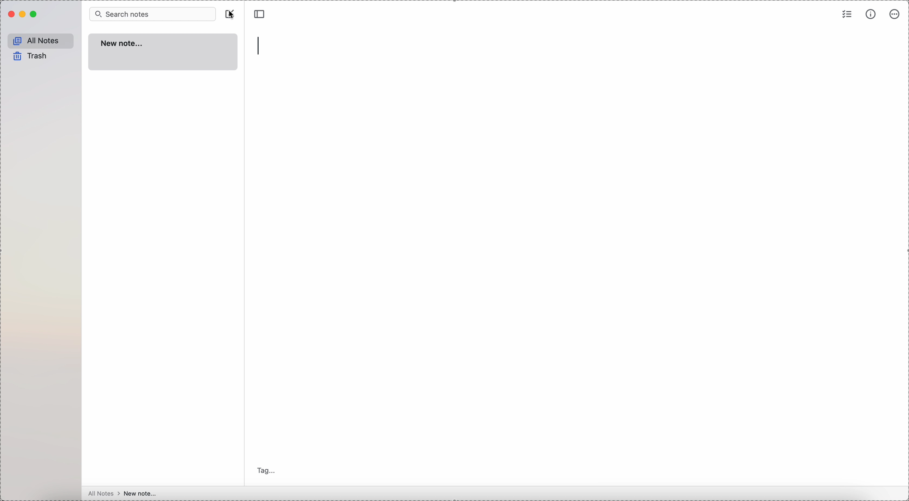  What do you see at coordinates (10, 14) in the screenshot?
I see `close Simplenote` at bounding box center [10, 14].